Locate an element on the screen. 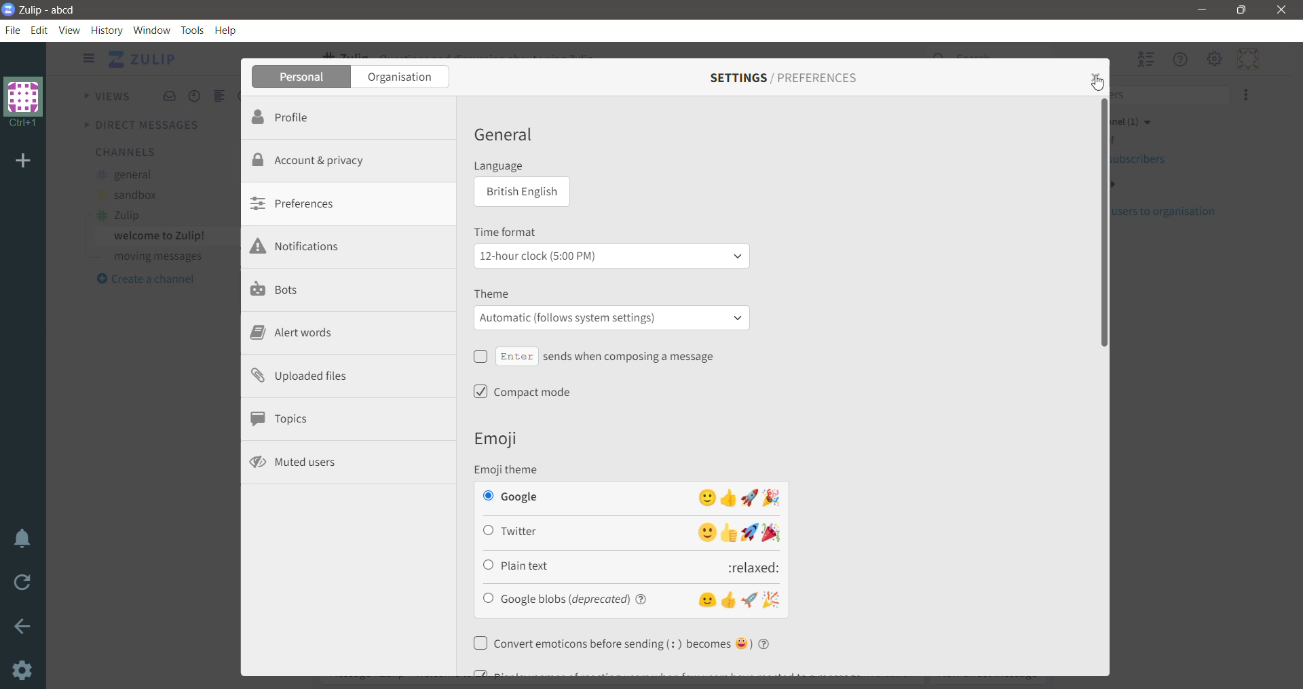 The height and width of the screenshot is (689, 1303). Enable Do Not Disturb is located at coordinates (23, 539).